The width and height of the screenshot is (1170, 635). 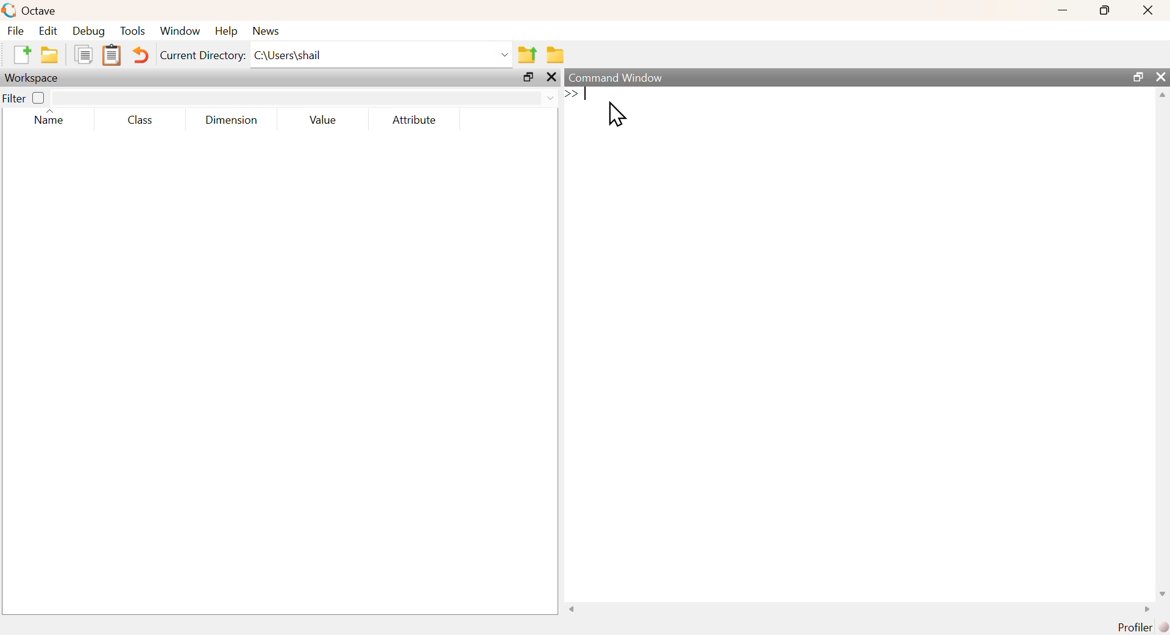 I want to click on maximize, so click(x=1104, y=11).